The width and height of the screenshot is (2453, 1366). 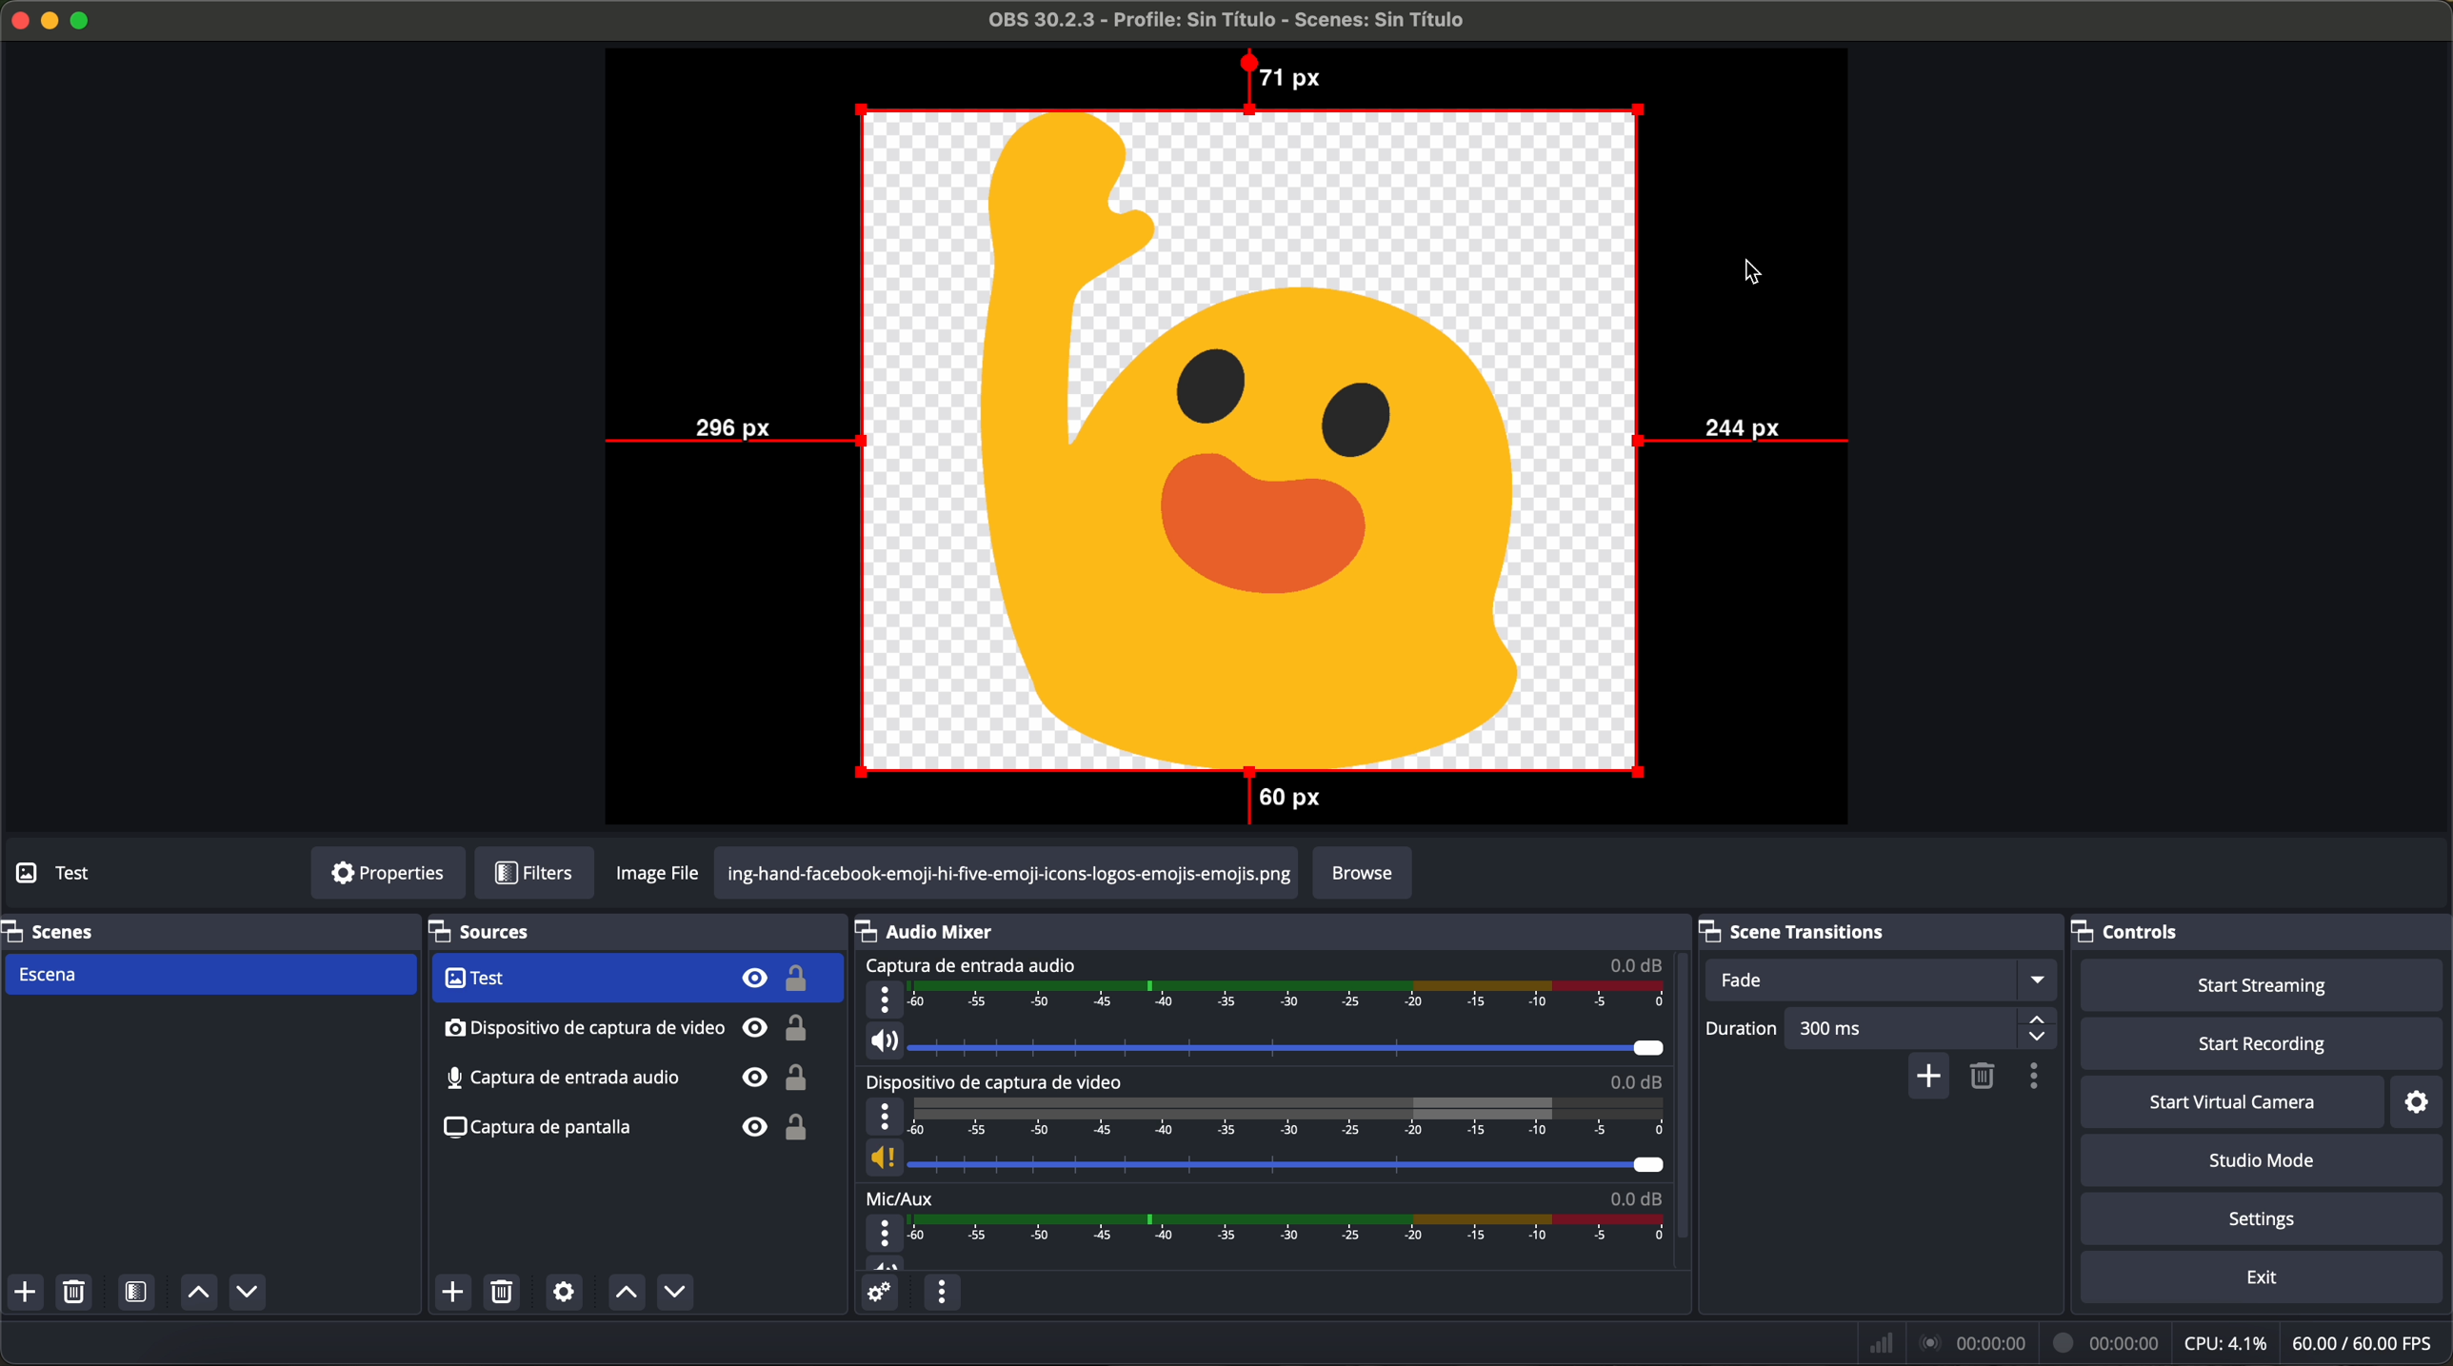 I want to click on video capture device, so click(x=635, y=979).